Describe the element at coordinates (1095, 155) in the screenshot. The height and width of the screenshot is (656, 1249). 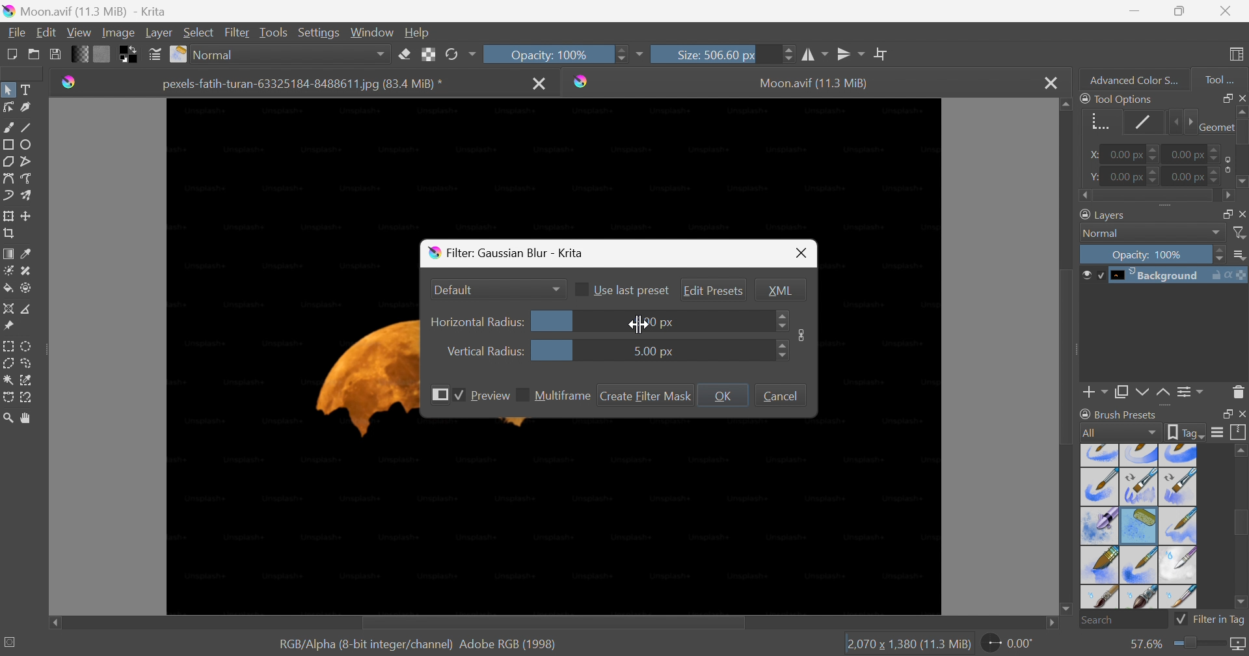
I see `x:` at that location.